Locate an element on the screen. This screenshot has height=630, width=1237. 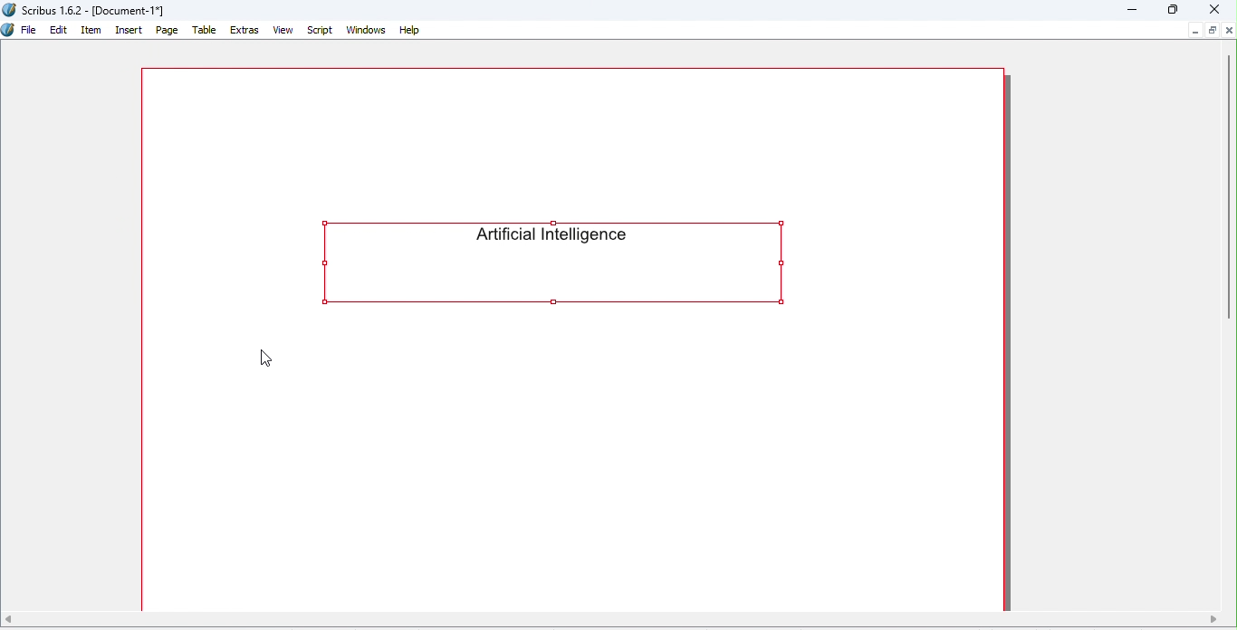
Windows is located at coordinates (367, 30).